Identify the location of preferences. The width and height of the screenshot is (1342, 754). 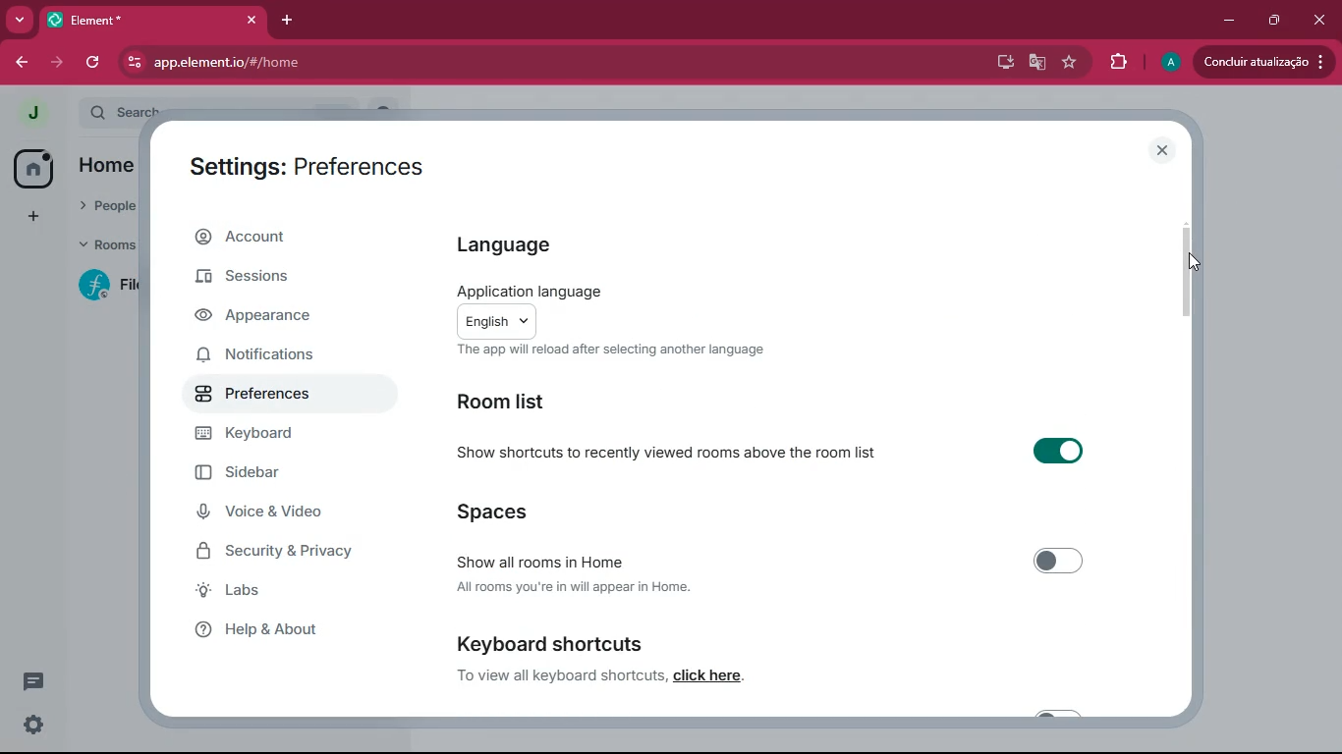
(256, 394).